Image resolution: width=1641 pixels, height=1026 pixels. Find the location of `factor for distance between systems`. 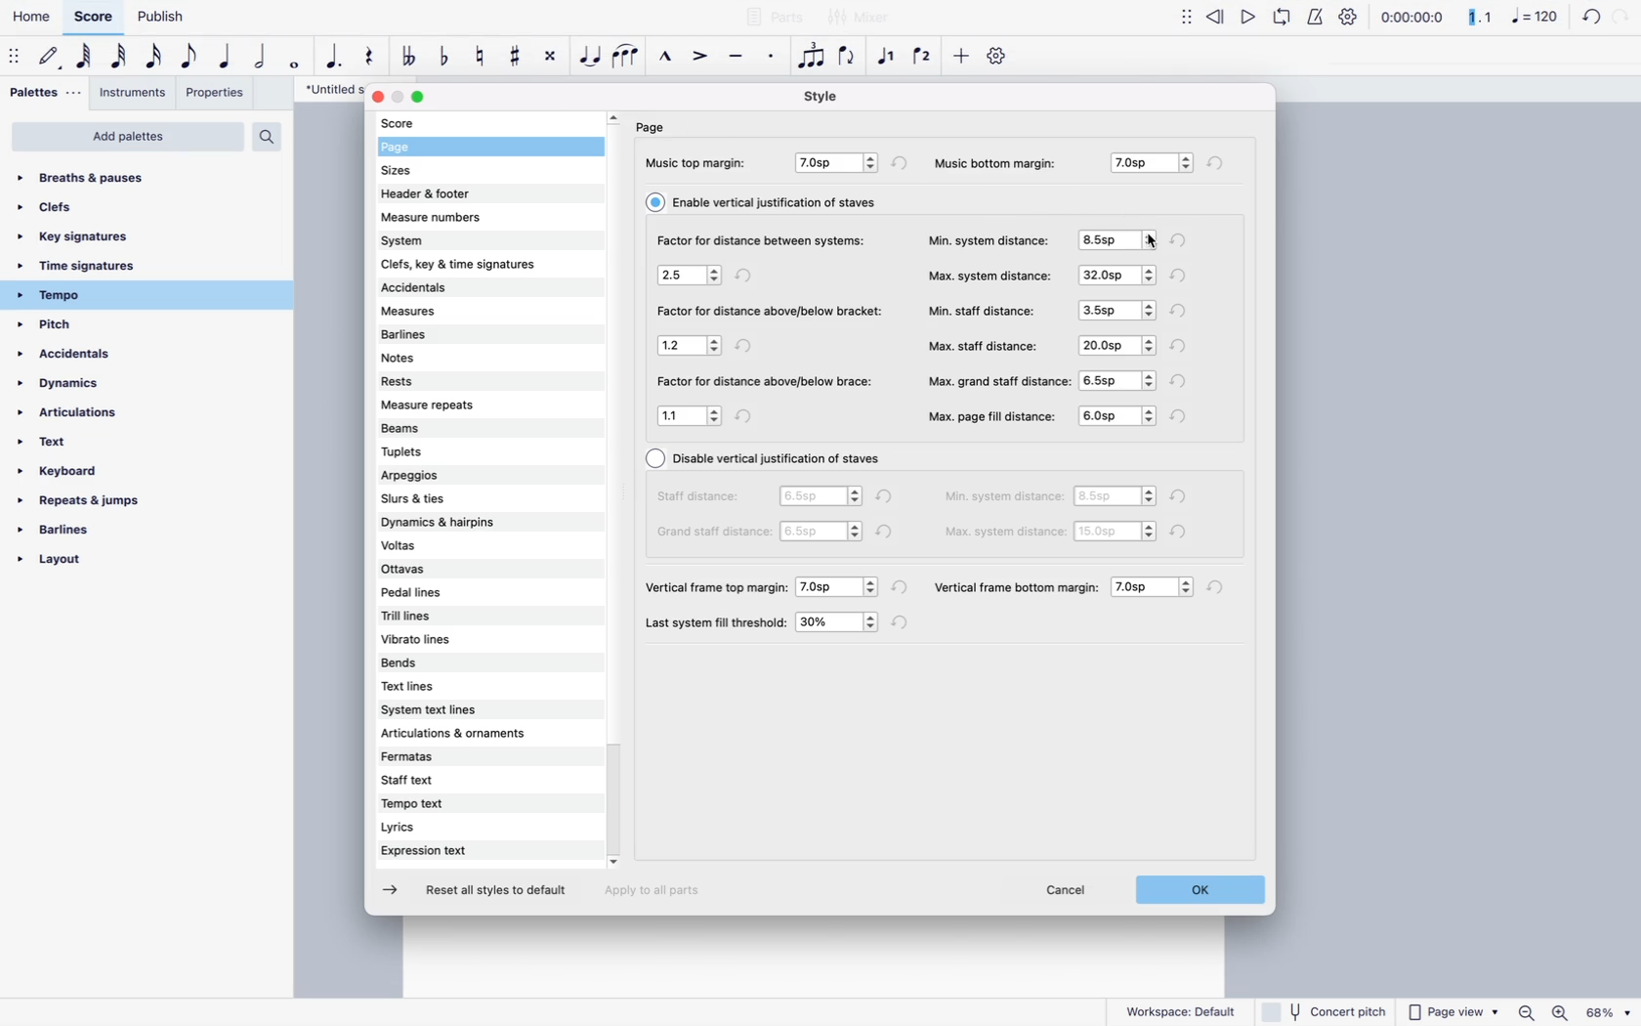

factor for distance between systems is located at coordinates (759, 241).